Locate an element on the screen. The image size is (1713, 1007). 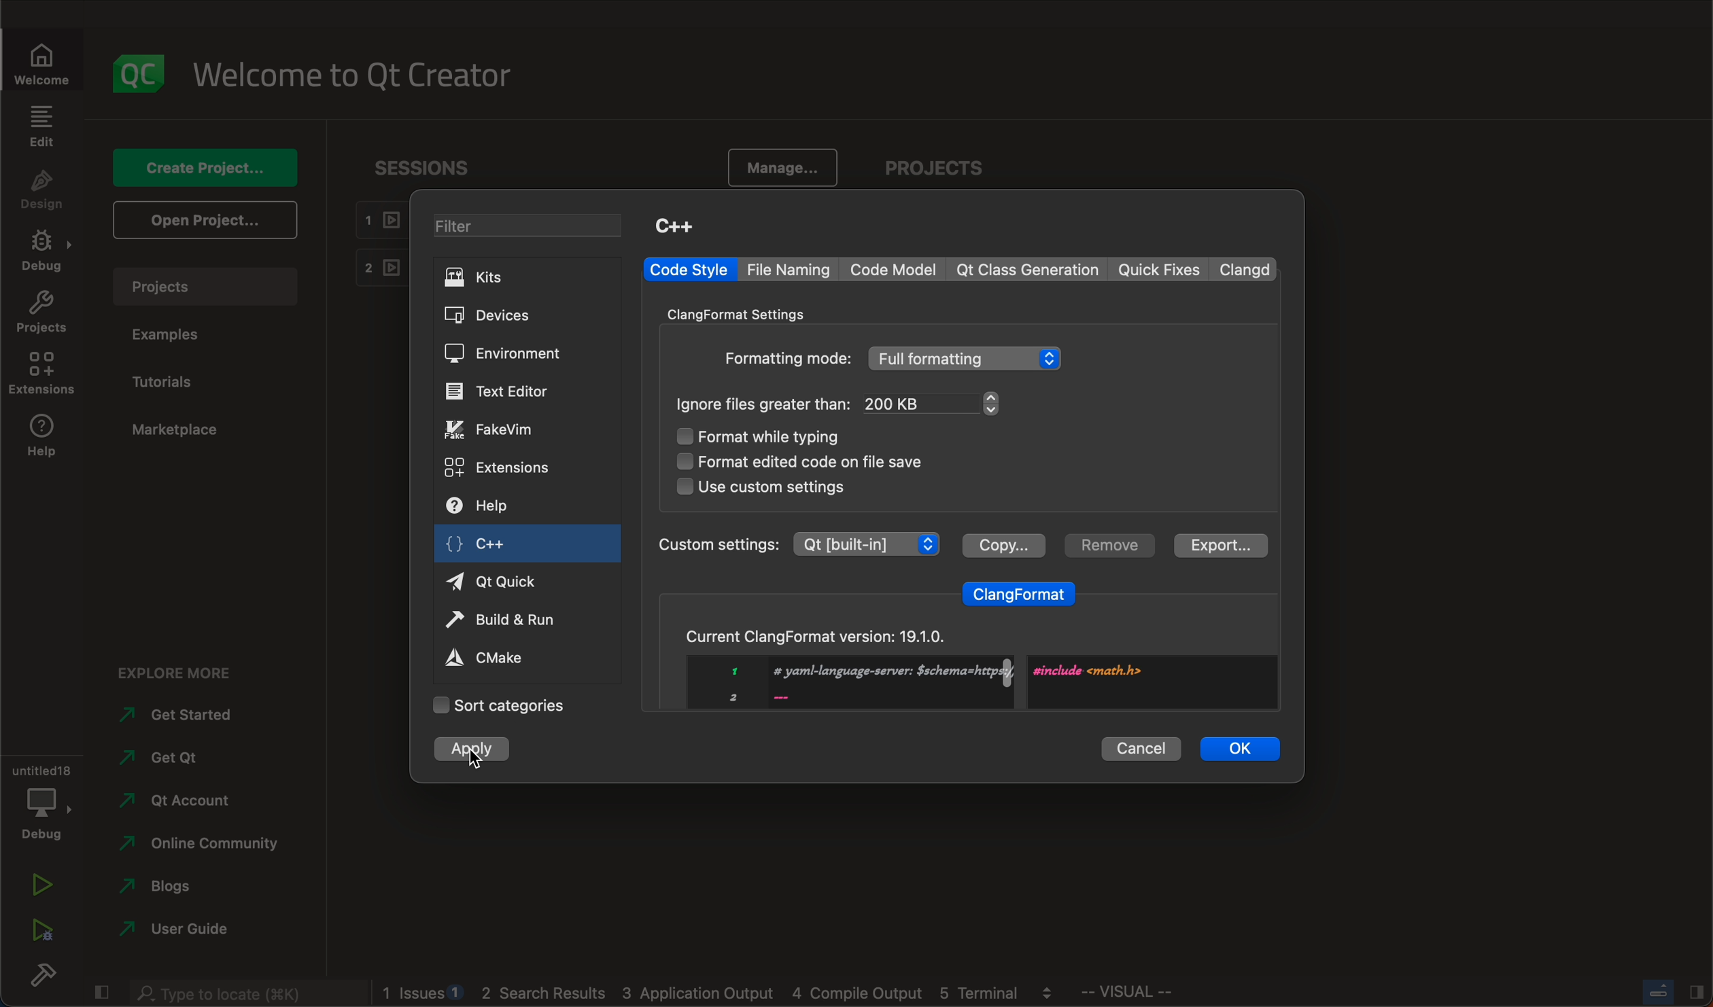
c++ is located at coordinates (491, 547).